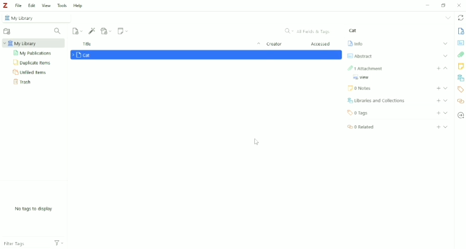 This screenshot has width=466, height=249. What do you see at coordinates (438, 100) in the screenshot?
I see `Add` at bounding box center [438, 100].